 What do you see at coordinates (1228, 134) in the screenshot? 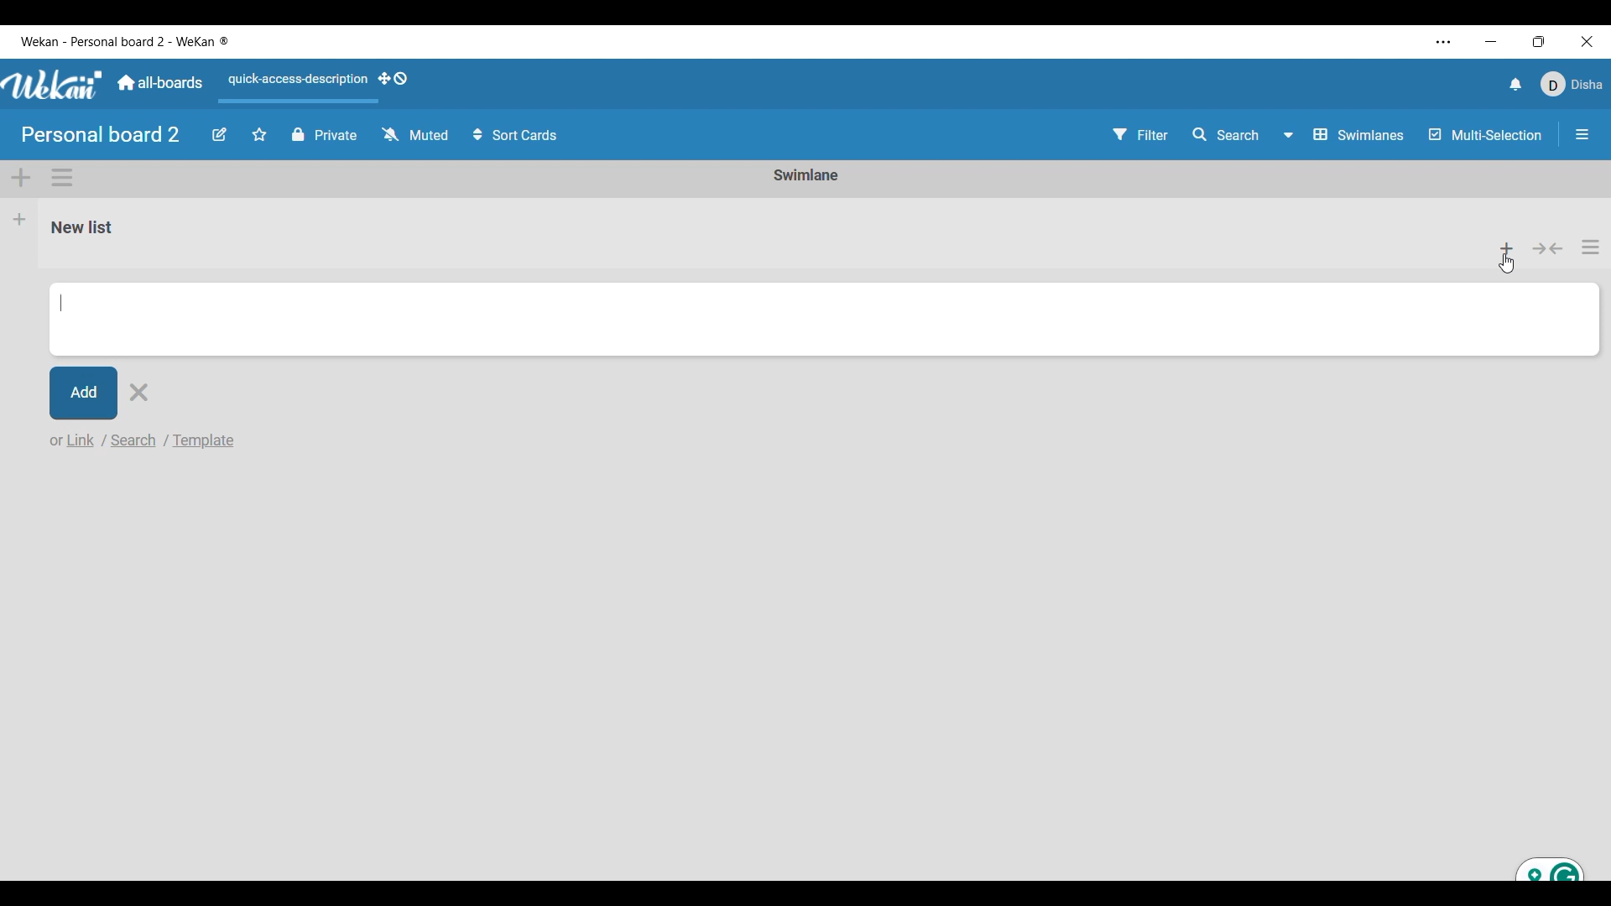
I see `Search` at bounding box center [1228, 134].